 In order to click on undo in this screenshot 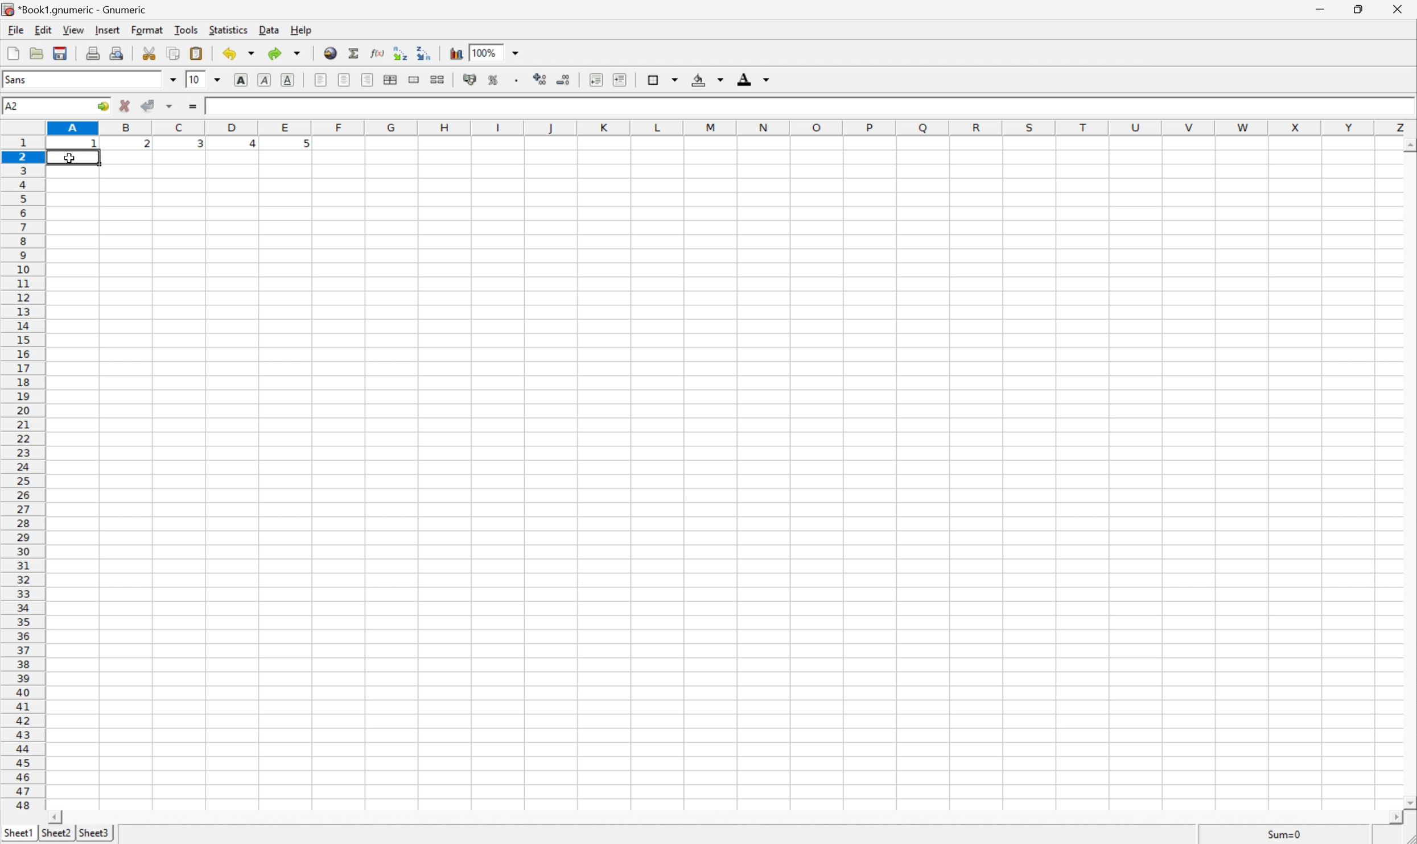, I will do `click(239, 52)`.